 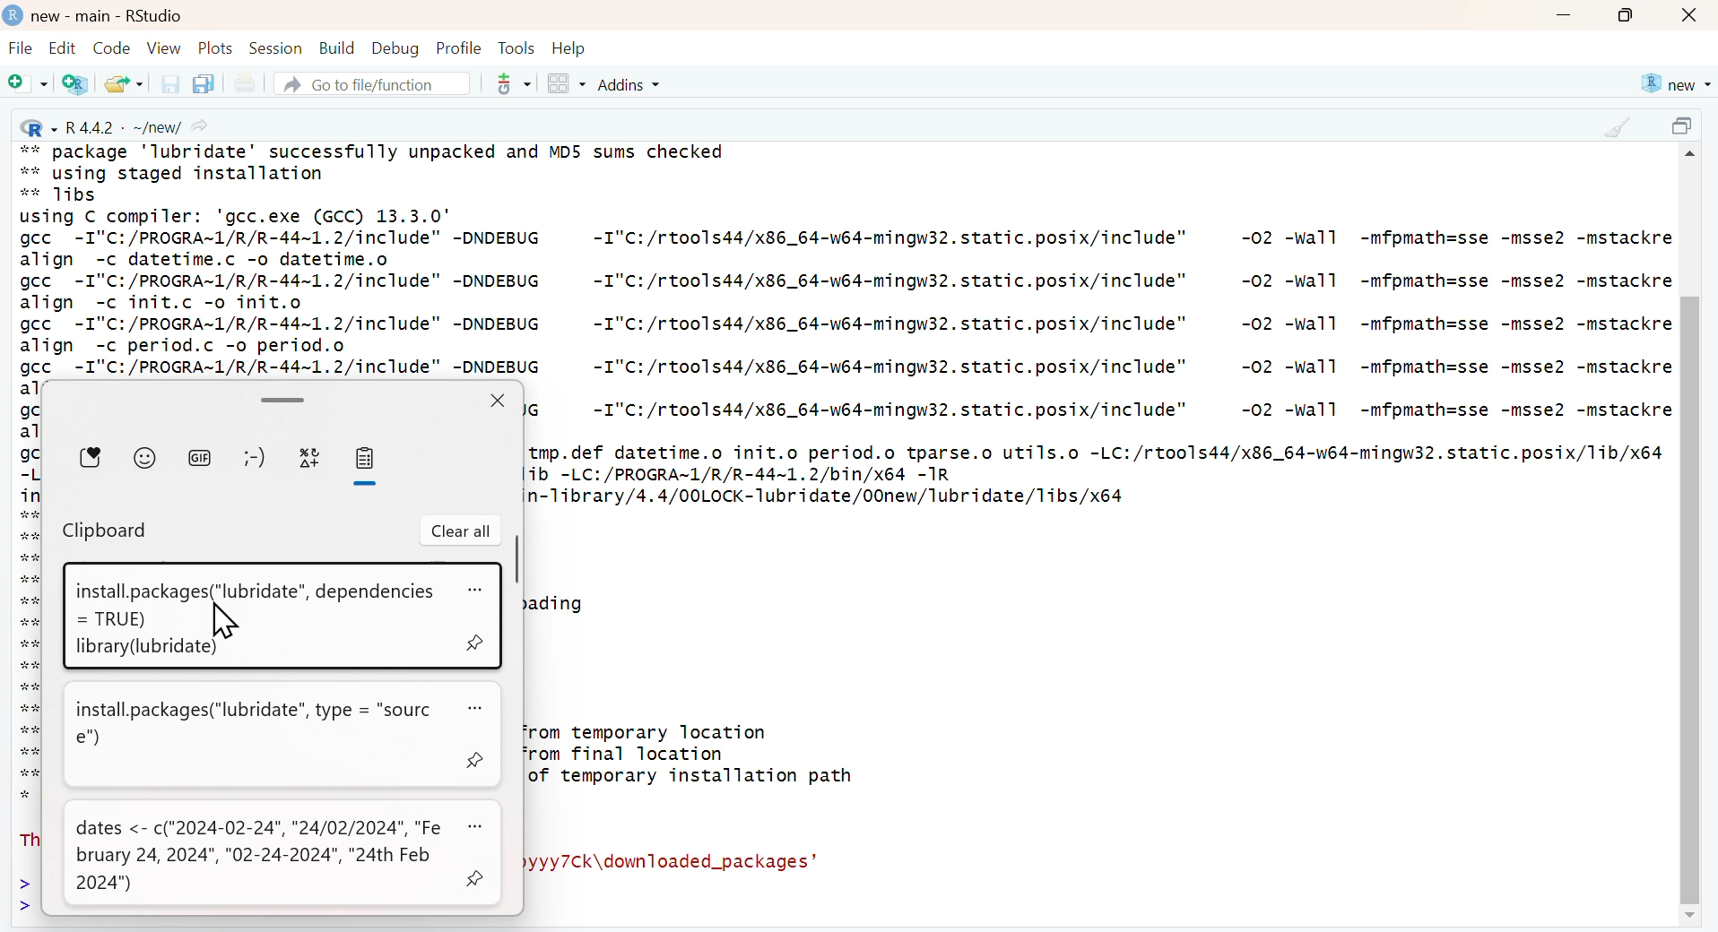 What do you see at coordinates (225, 622) in the screenshot?
I see `cursor` at bounding box center [225, 622].